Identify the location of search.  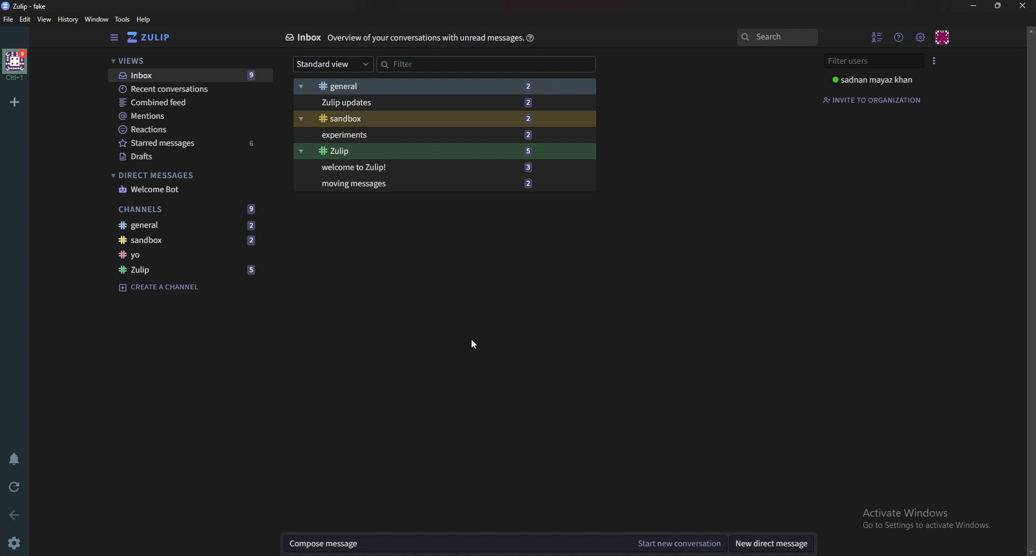
(780, 37).